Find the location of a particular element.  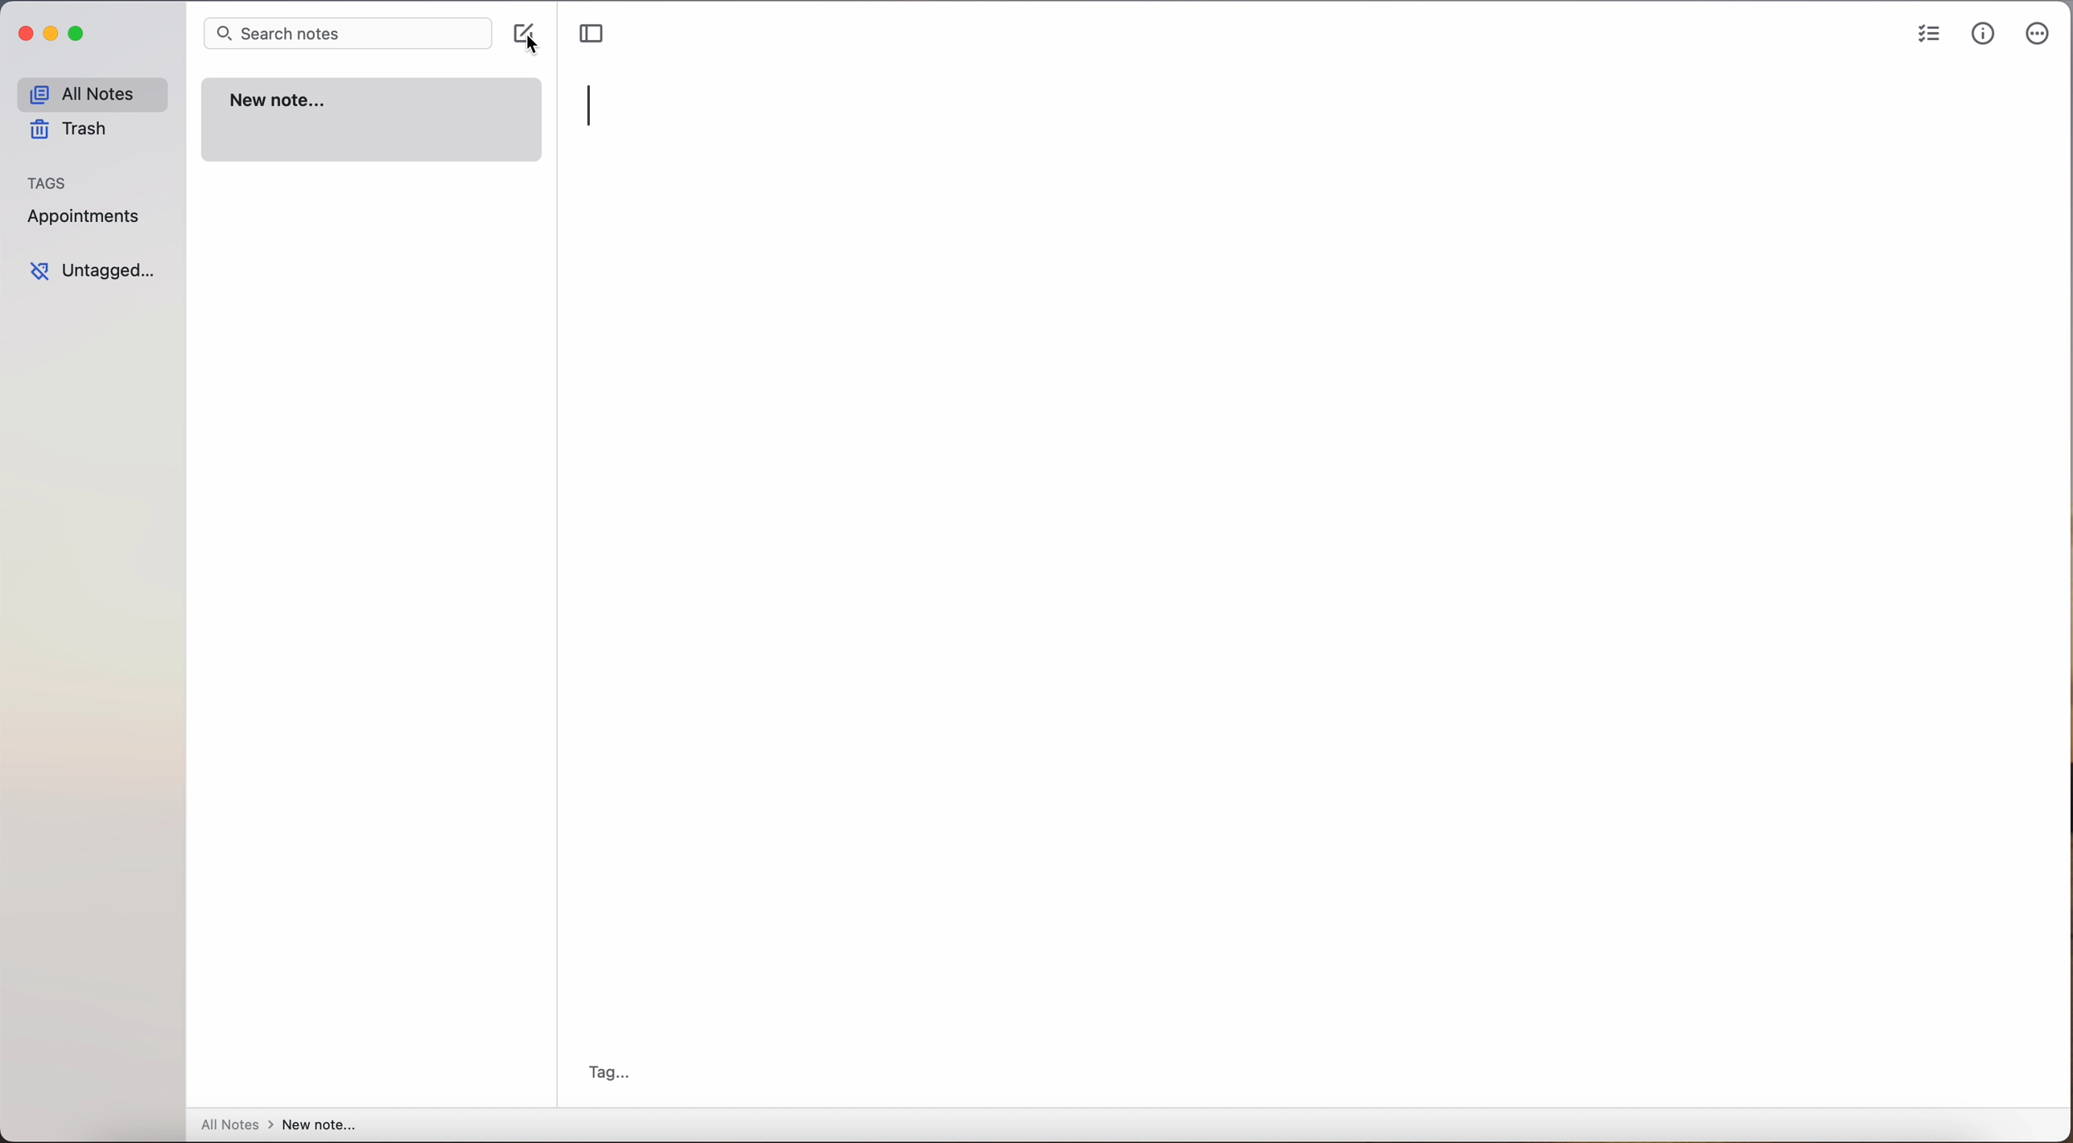

maximize app is located at coordinates (79, 35).